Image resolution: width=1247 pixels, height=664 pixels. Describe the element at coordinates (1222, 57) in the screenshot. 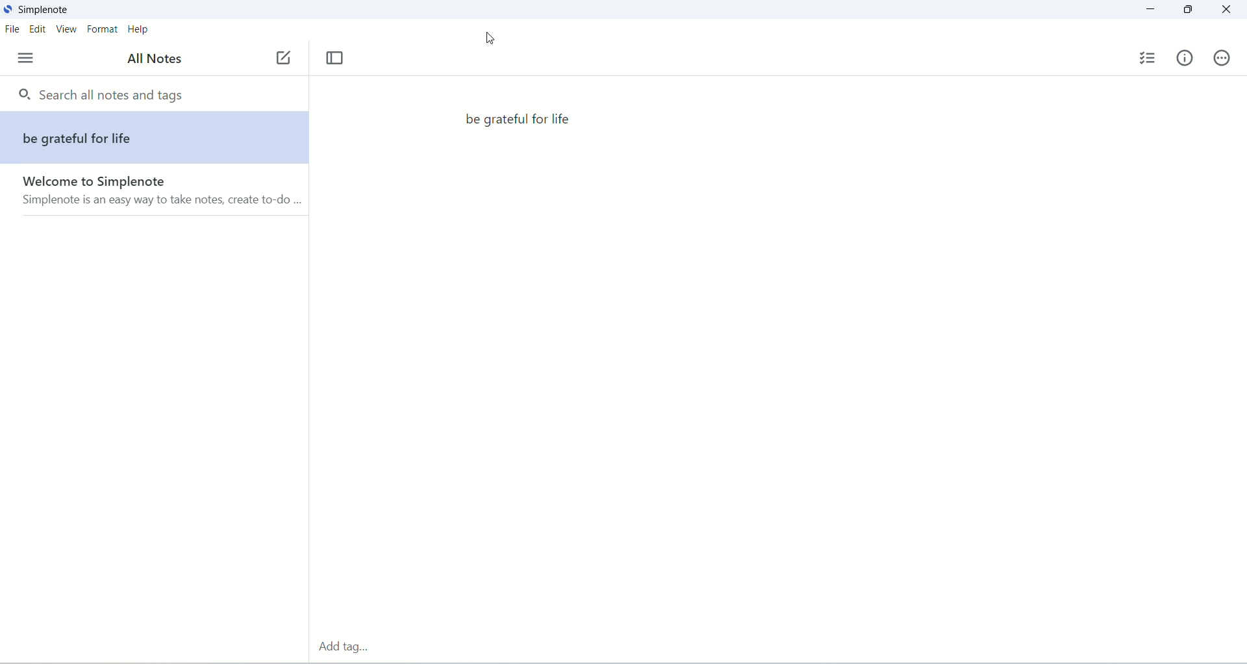

I see `actions` at that location.